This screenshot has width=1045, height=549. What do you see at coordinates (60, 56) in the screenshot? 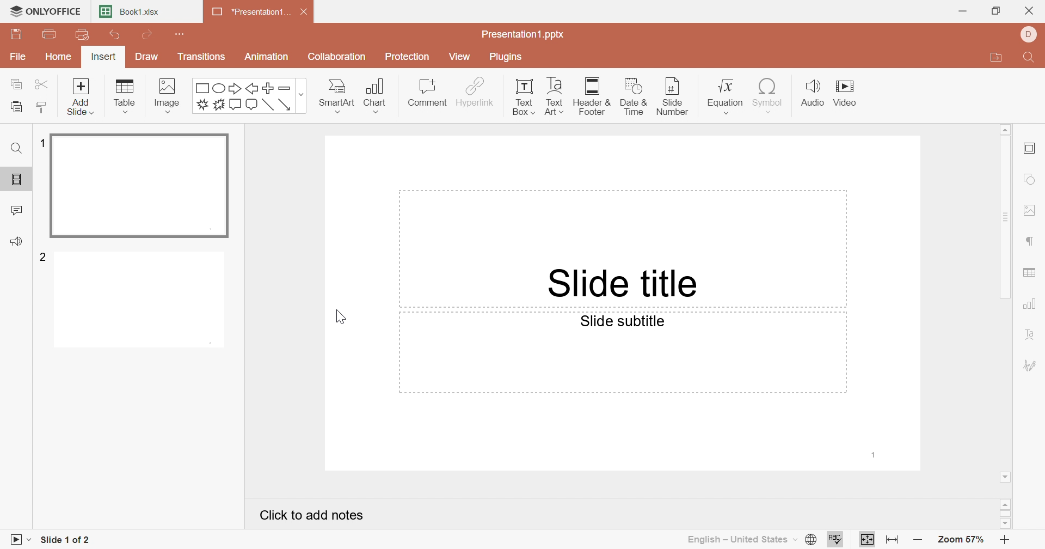
I see `Home` at bounding box center [60, 56].